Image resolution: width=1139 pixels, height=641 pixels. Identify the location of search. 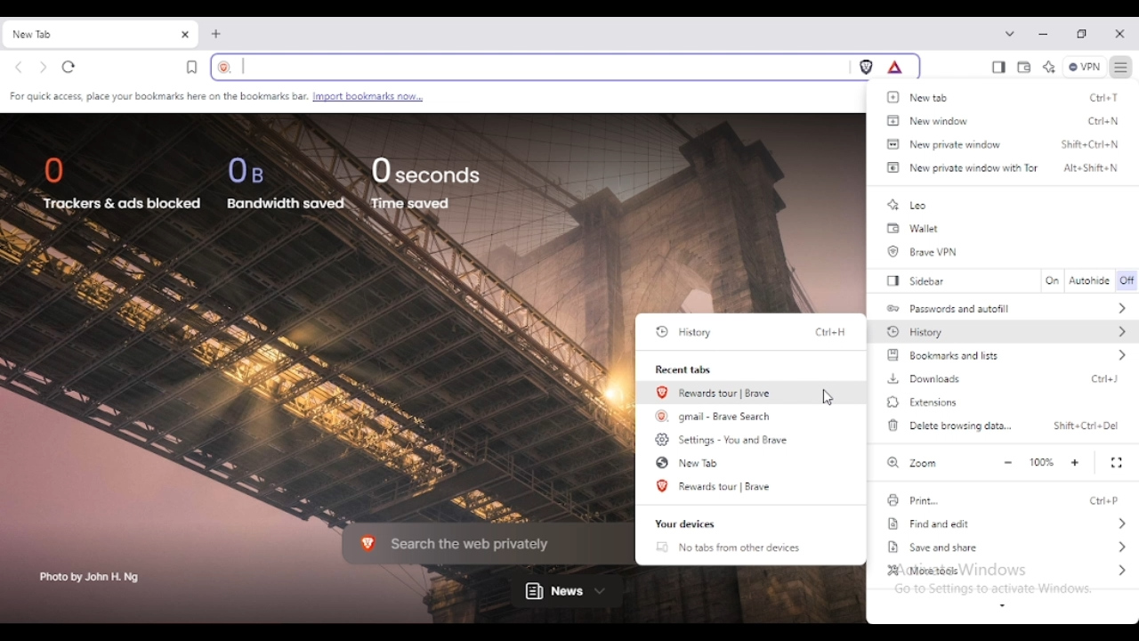
(528, 67).